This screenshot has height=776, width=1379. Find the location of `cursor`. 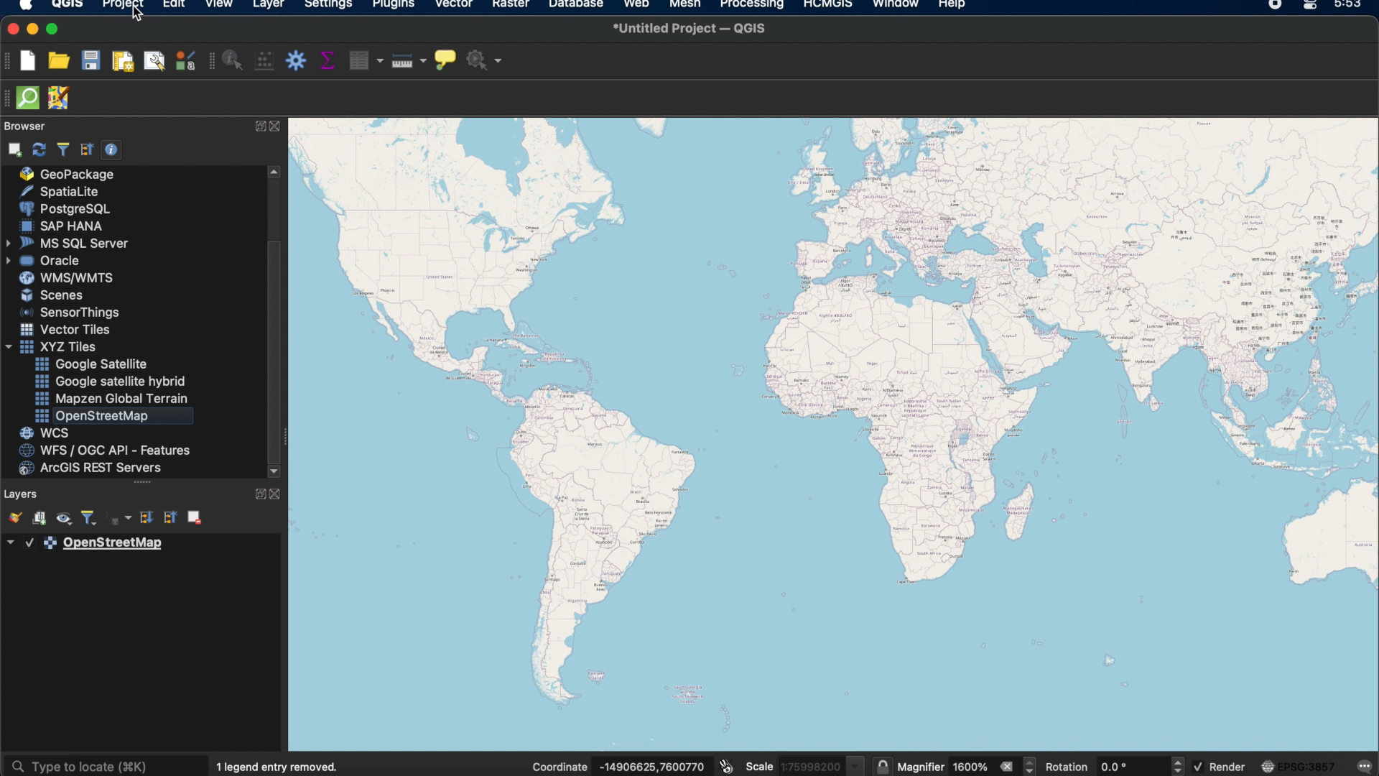

cursor is located at coordinates (141, 17).